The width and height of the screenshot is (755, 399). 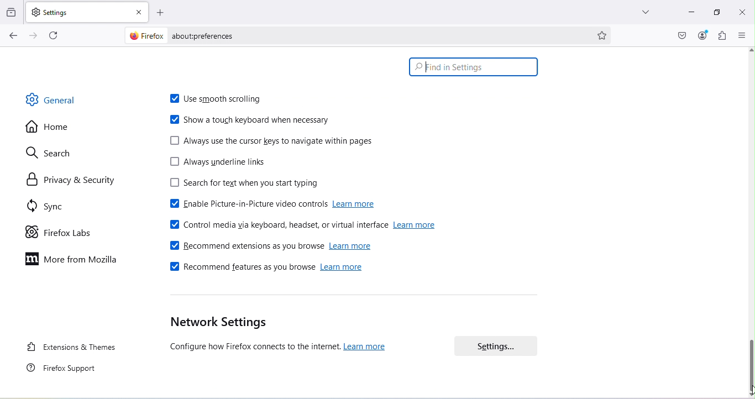 I want to click on Show a touch keyboard when necessary, so click(x=251, y=120).